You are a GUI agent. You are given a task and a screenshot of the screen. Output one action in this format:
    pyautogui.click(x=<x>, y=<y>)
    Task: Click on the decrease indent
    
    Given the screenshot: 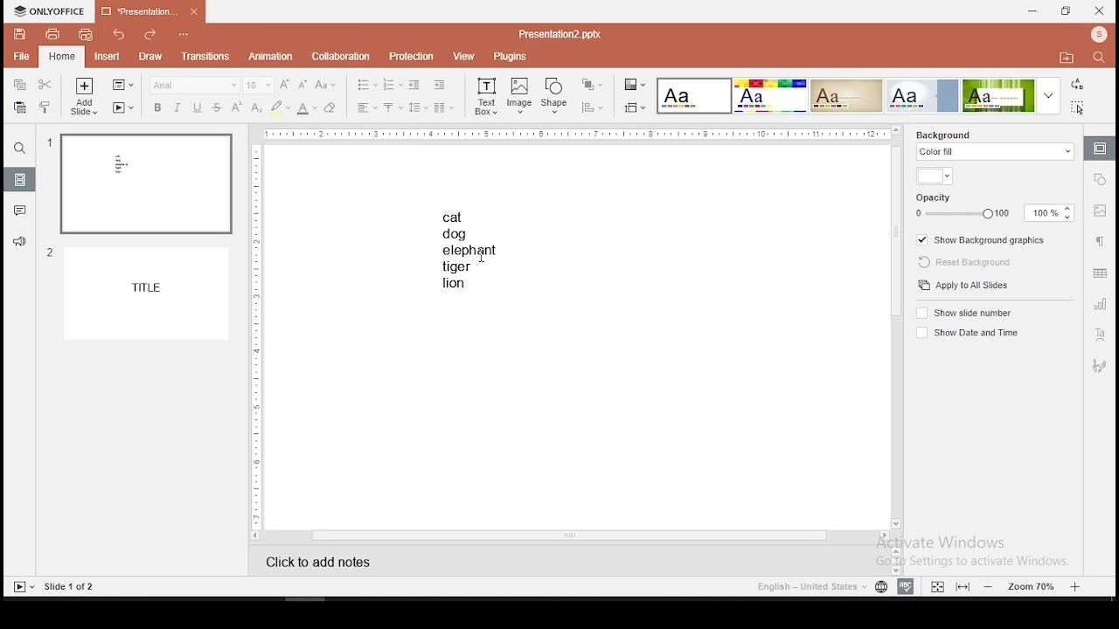 What is the action you would take?
    pyautogui.click(x=414, y=85)
    